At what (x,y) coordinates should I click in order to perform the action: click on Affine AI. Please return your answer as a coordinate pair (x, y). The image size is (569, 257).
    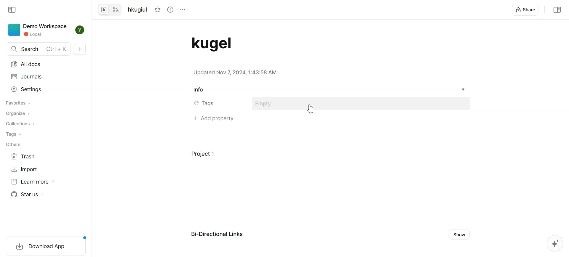
    Looking at the image, I should click on (555, 243).